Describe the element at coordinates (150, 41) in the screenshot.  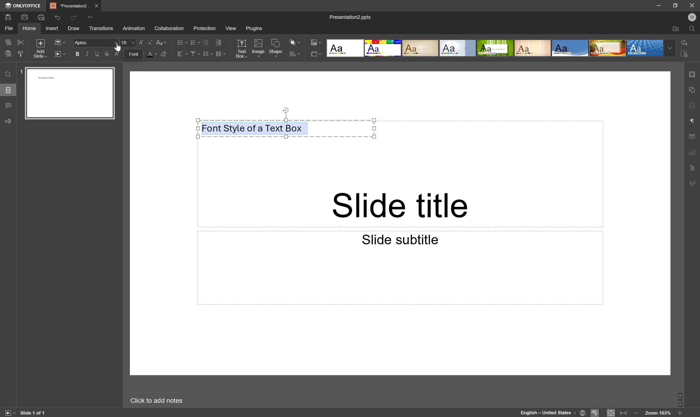
I see `Decrement font size` at that location.